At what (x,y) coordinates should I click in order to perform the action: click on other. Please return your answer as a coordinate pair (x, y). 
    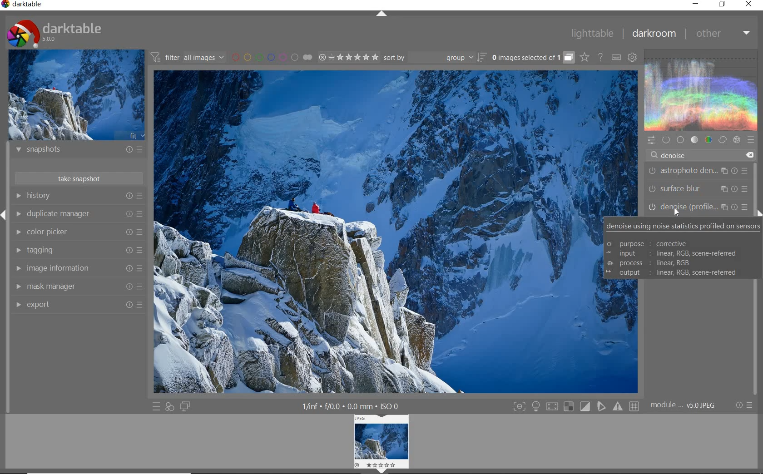
    Looking at the image, I should click on (722, 34).